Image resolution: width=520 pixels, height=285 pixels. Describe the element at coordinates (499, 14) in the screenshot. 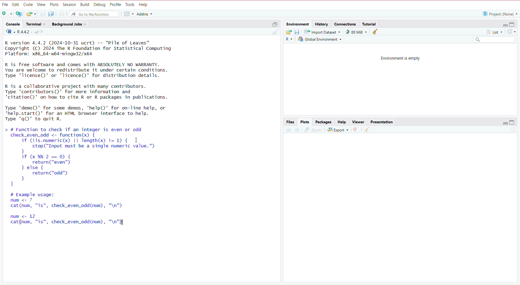

I see `project (None)` at that location.